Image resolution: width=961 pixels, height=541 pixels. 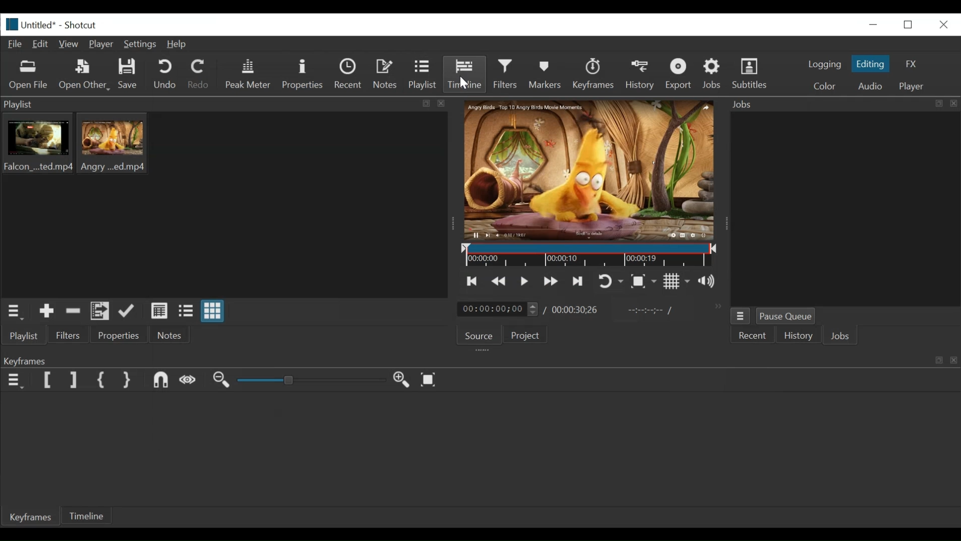 What do you see at coordinates (104, 45) in the screenshot?
I see `Player` at bounding box center [104, 45].